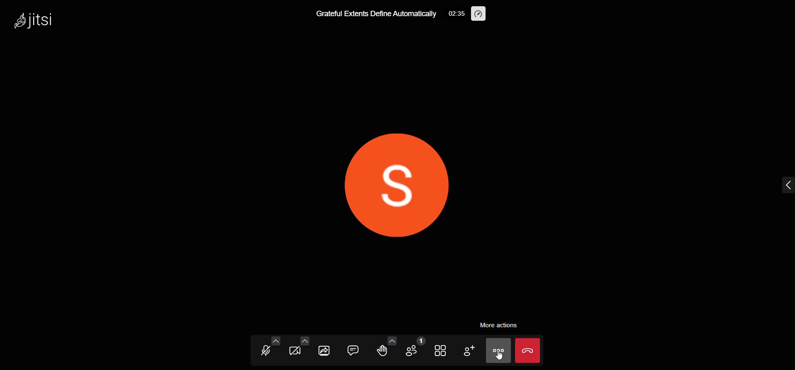 This screenshot has width=795, height=370. Describe the element at coordinates (502, 325) in the screenshot. I see `more actions` at that location.